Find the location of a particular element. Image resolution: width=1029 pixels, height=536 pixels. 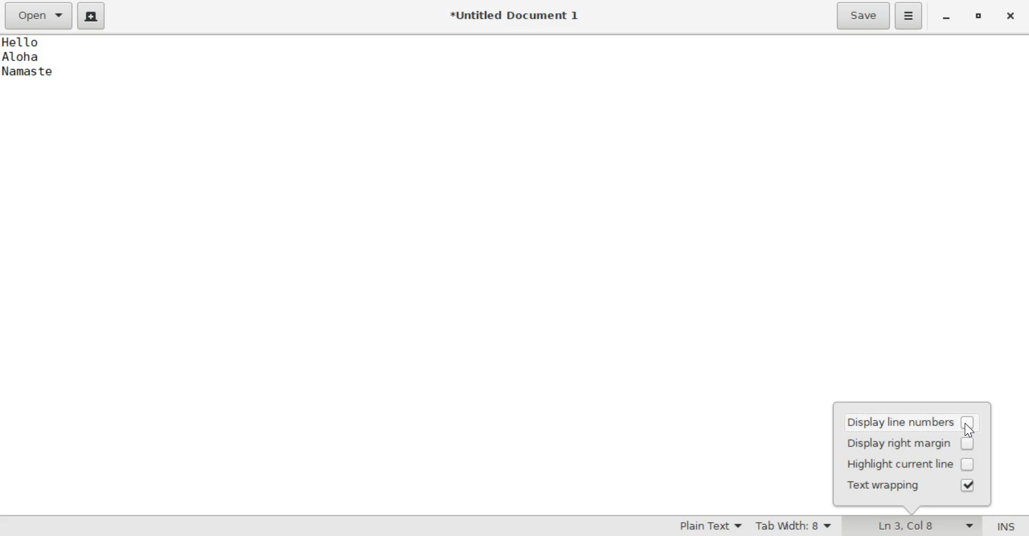

Syntax Mode: Plain Text is located at coordinates (709, 525).